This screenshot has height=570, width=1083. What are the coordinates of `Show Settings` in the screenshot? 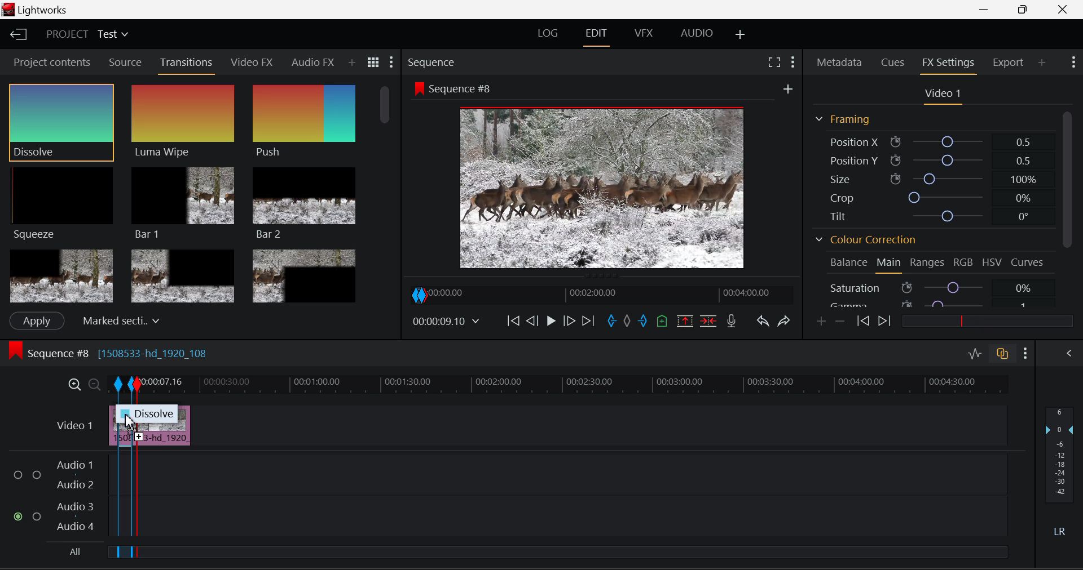 It's located at (392, 61).